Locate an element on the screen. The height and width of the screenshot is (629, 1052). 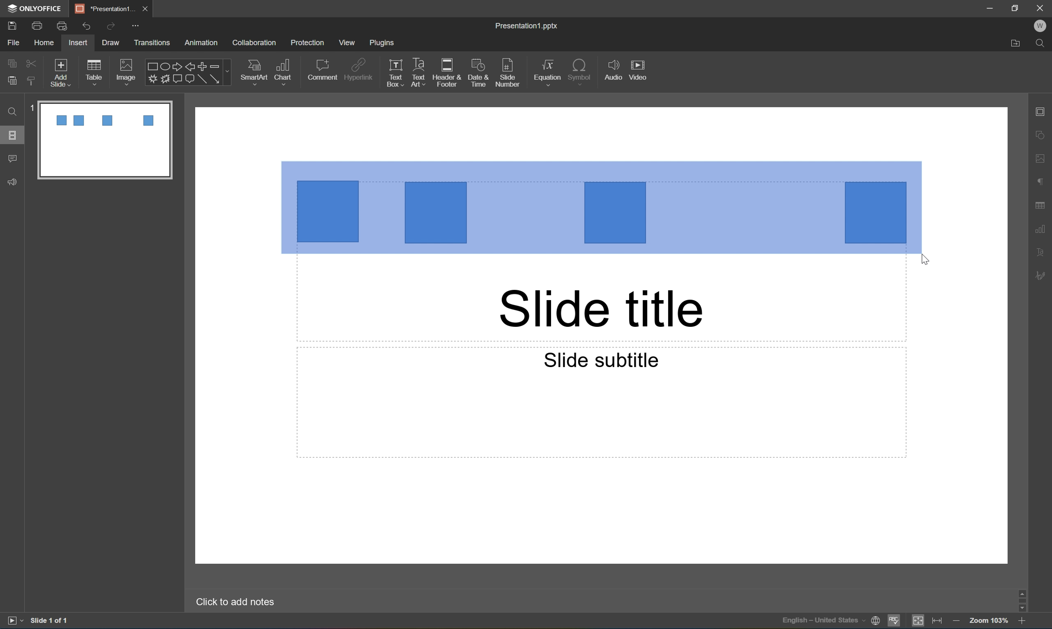
text art settings is located at coordinates (1045, 253).